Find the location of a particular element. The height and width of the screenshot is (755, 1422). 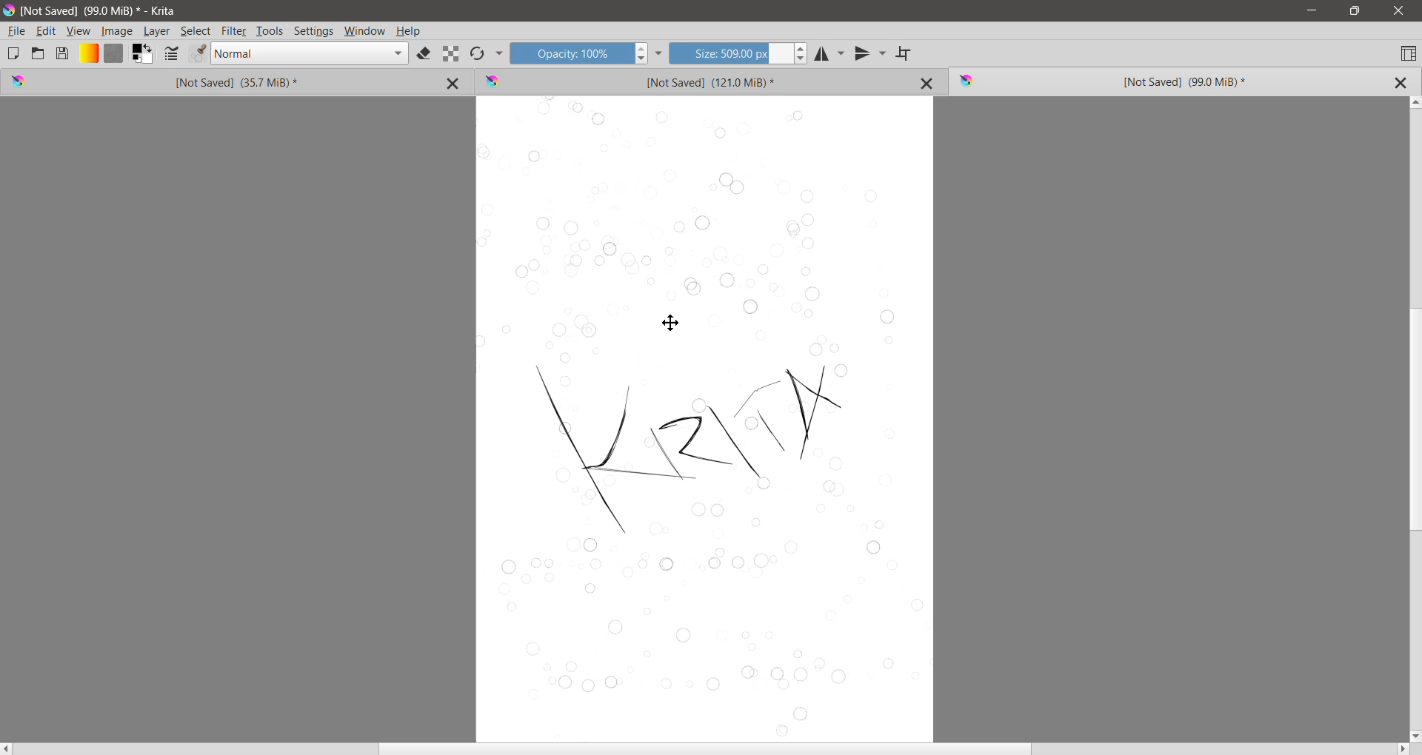

Help is located at coordinates (408, 32).